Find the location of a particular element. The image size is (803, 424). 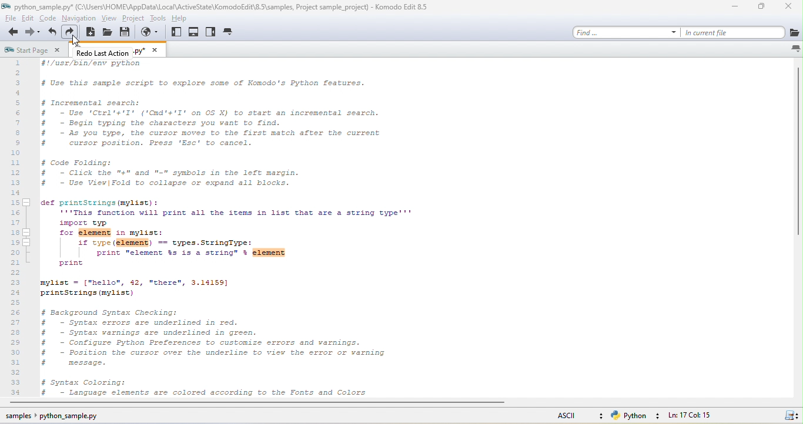

show /hide left pane is located at coordinates (177, 33).